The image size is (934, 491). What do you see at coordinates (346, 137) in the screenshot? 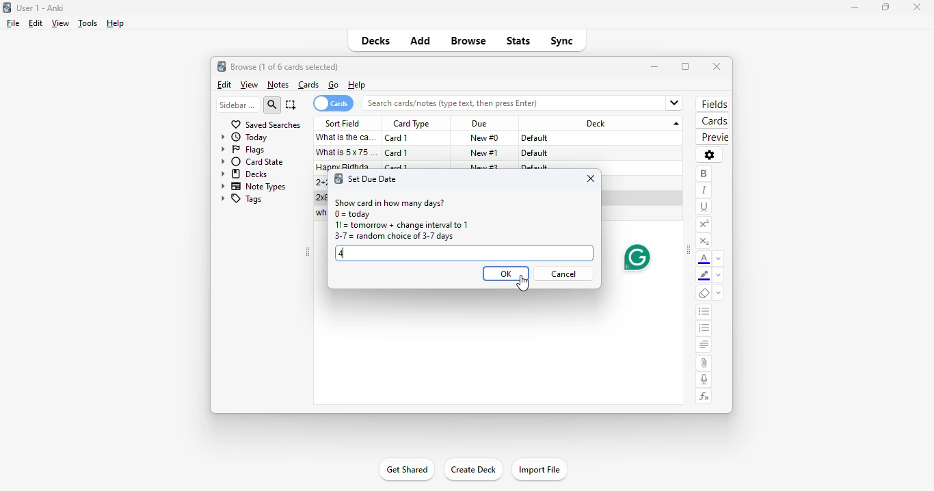
I see `what is the capital of France?` at bounding box center [346, 137].